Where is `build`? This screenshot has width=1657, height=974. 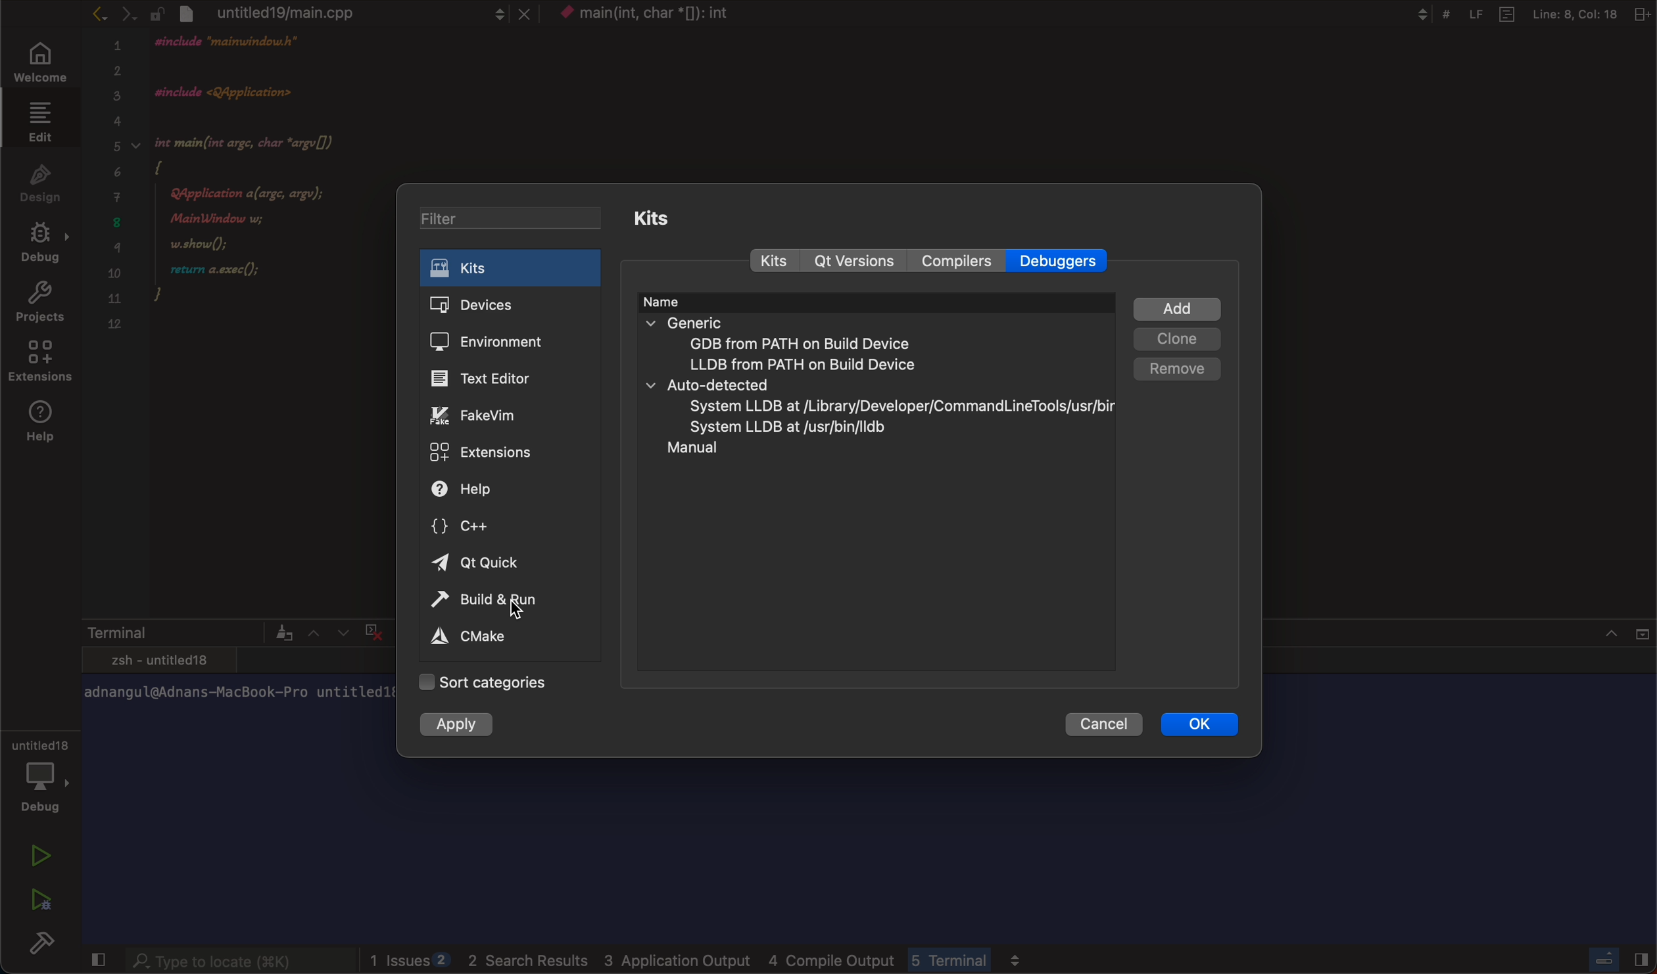 build is located at coordinates (39, 944).